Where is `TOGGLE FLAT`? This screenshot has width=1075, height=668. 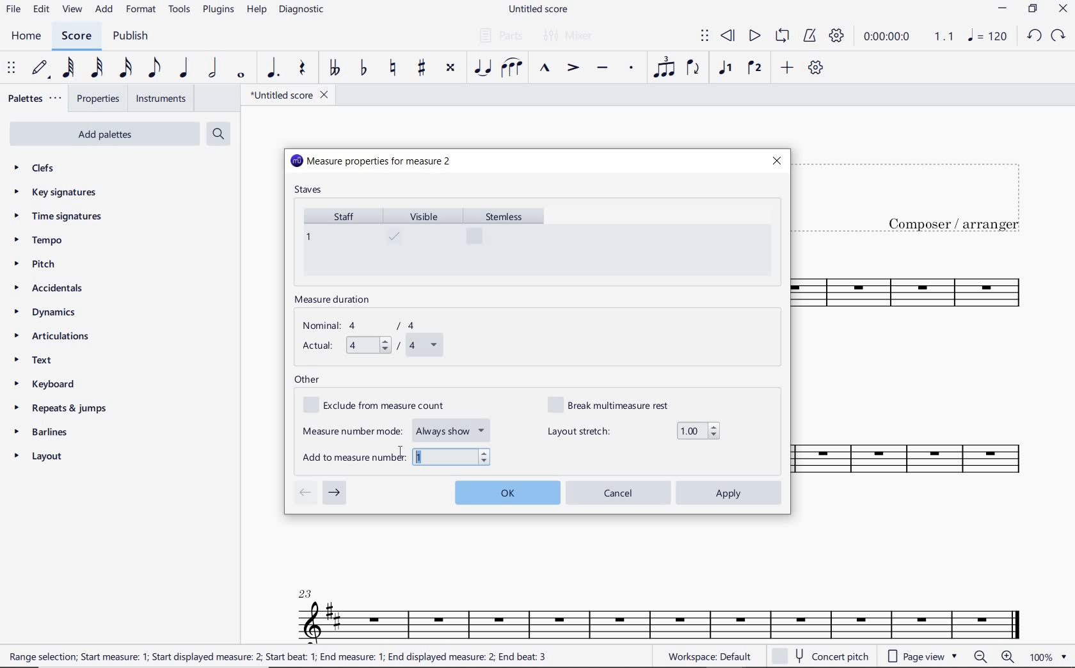
TOGGLE FLAT is located at coordinates (364, 69).